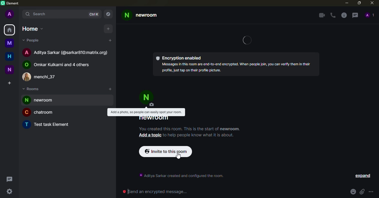 The height and width of the screenshot is (198, 379). Describe the element at coordinates (247, 40) in the screenshot. I see `loading` at that location.